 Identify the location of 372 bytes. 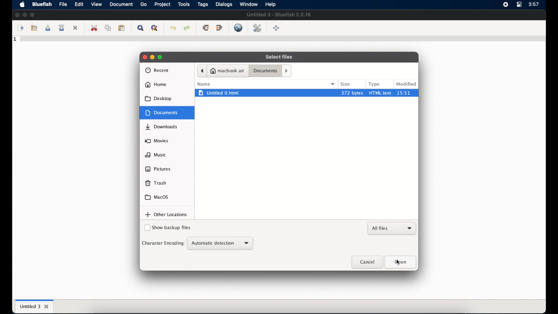
(352, 92).